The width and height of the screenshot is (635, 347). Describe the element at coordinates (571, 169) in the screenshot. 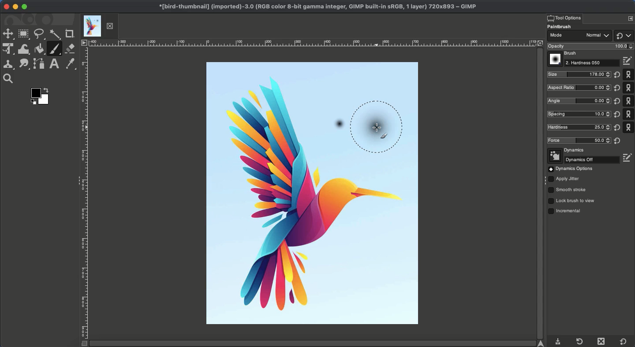

I see `Options` at that location.